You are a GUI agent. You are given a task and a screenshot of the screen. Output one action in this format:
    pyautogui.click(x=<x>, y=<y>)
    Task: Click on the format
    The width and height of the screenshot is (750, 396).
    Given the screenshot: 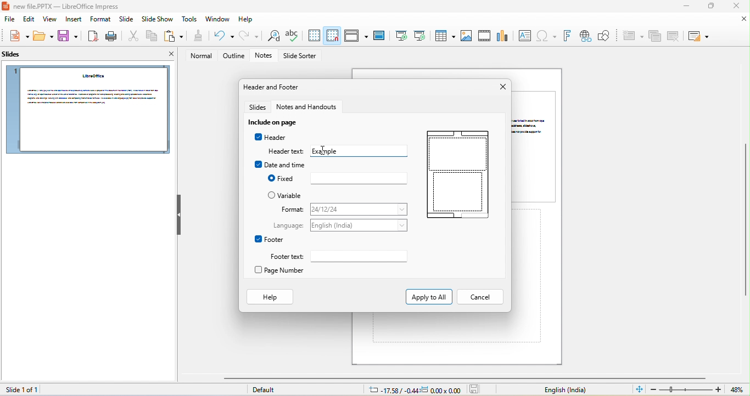 What is the action you would take?
    pyautogui.click(x=359, y=210)
    